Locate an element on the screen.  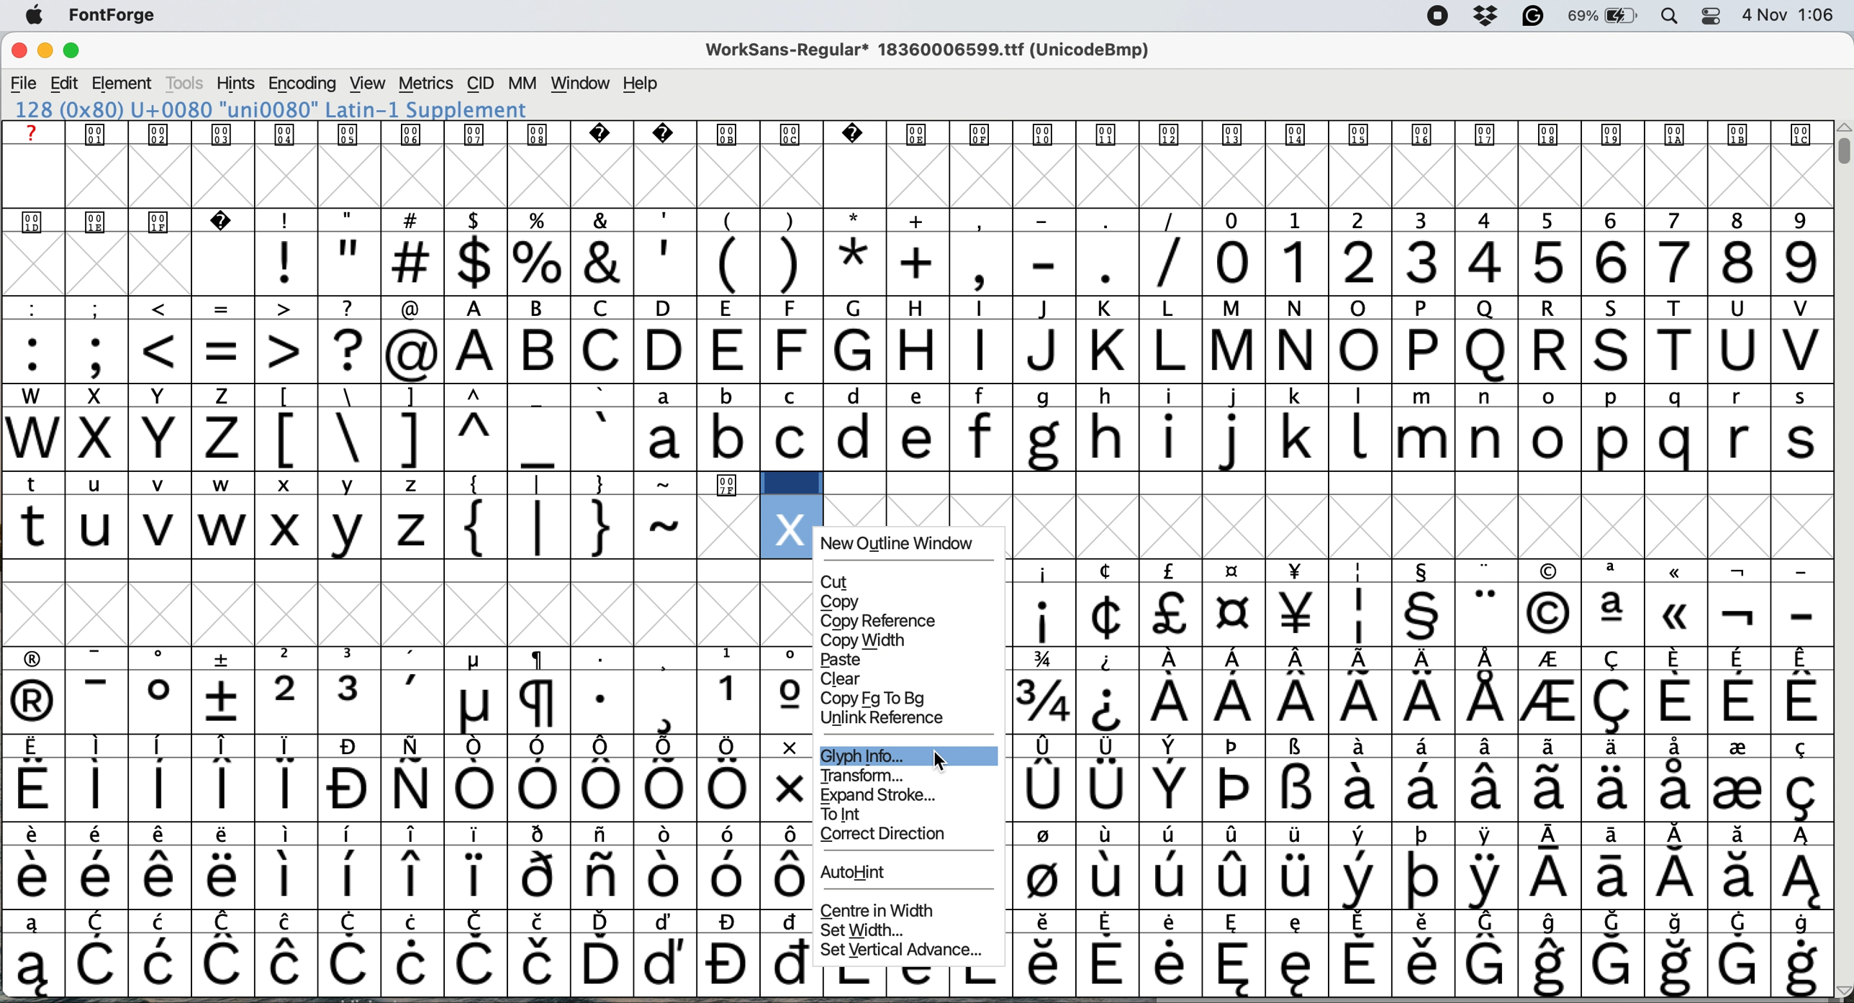
copy is located at coordinates (859, 600).